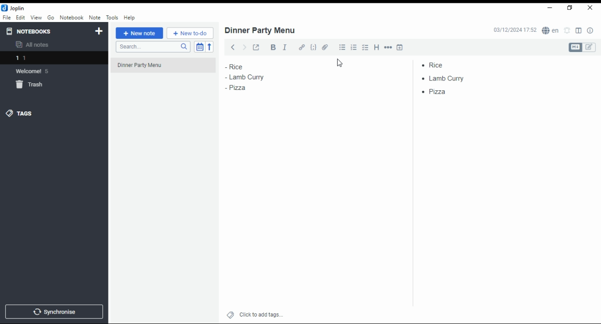  I want to click on notebook, so click(71, 17).